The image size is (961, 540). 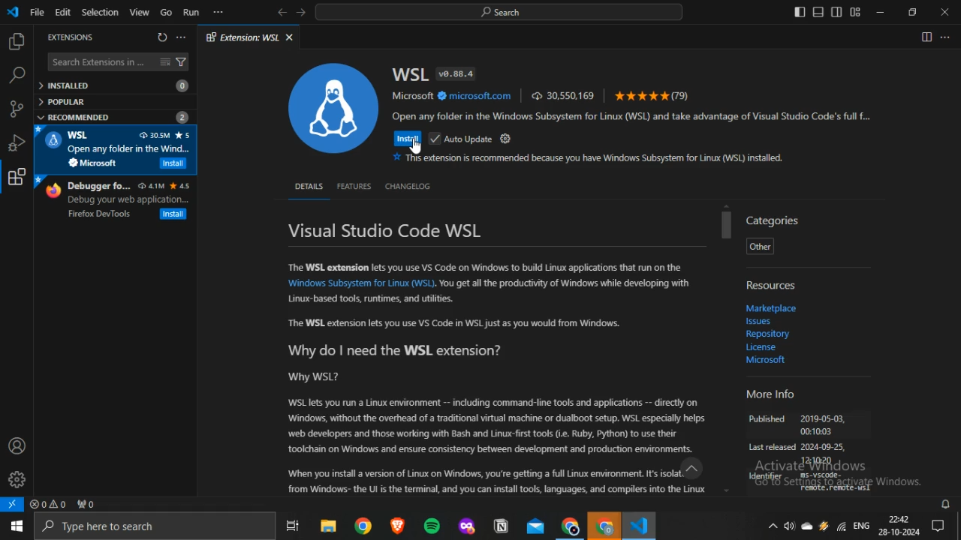 What do you see at coordinates (467, 525) in the screenshot?
I see `mozilla firefox` at bounding box center [467, 525].